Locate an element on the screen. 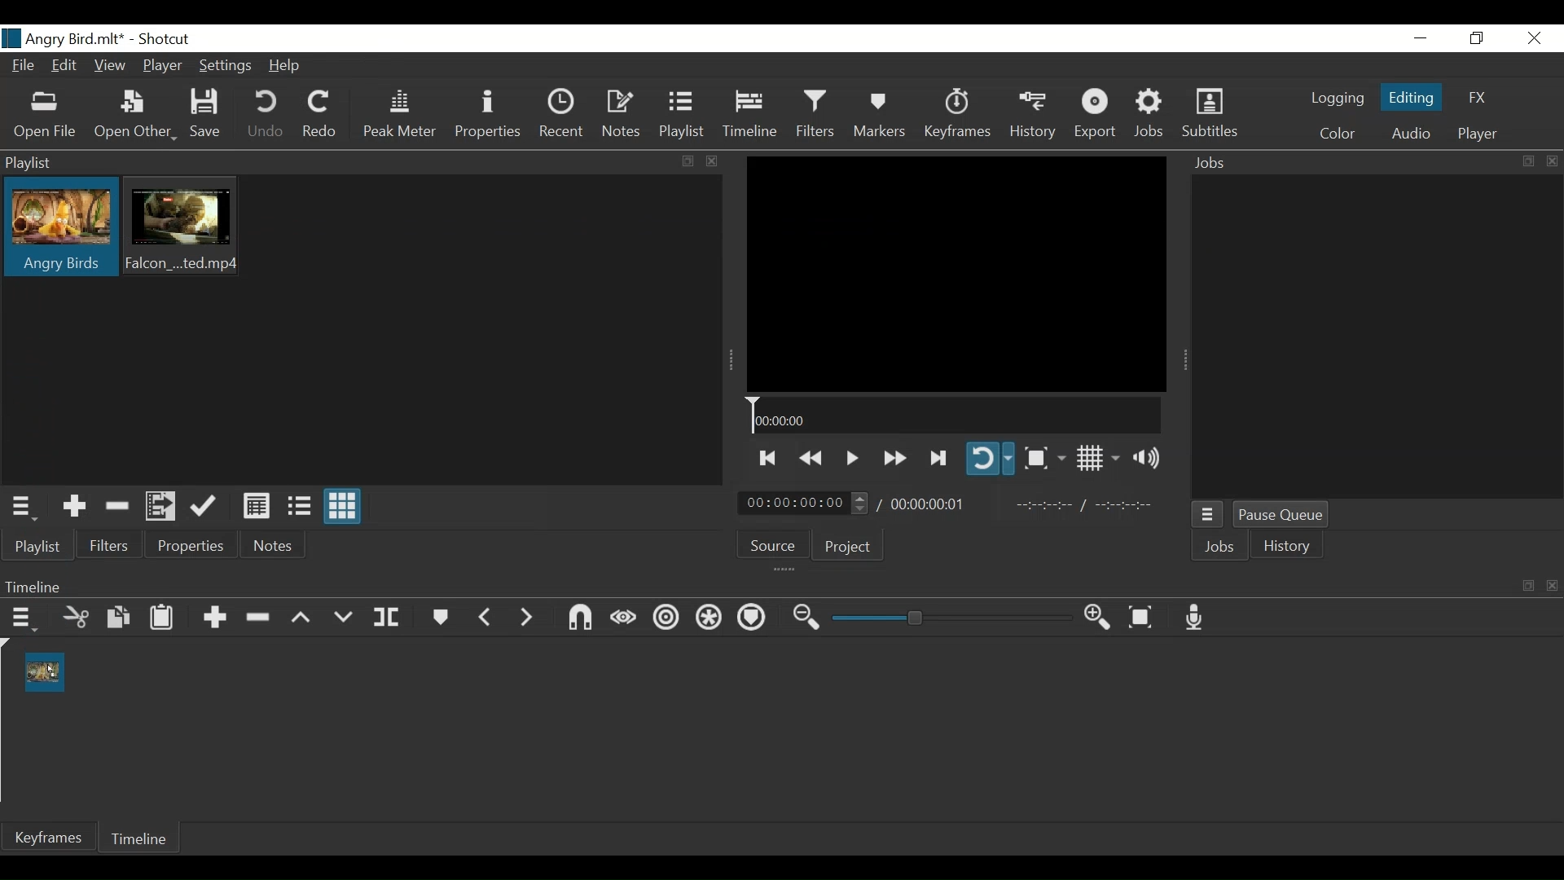  Next Marker is located at coordinates (526, 617).